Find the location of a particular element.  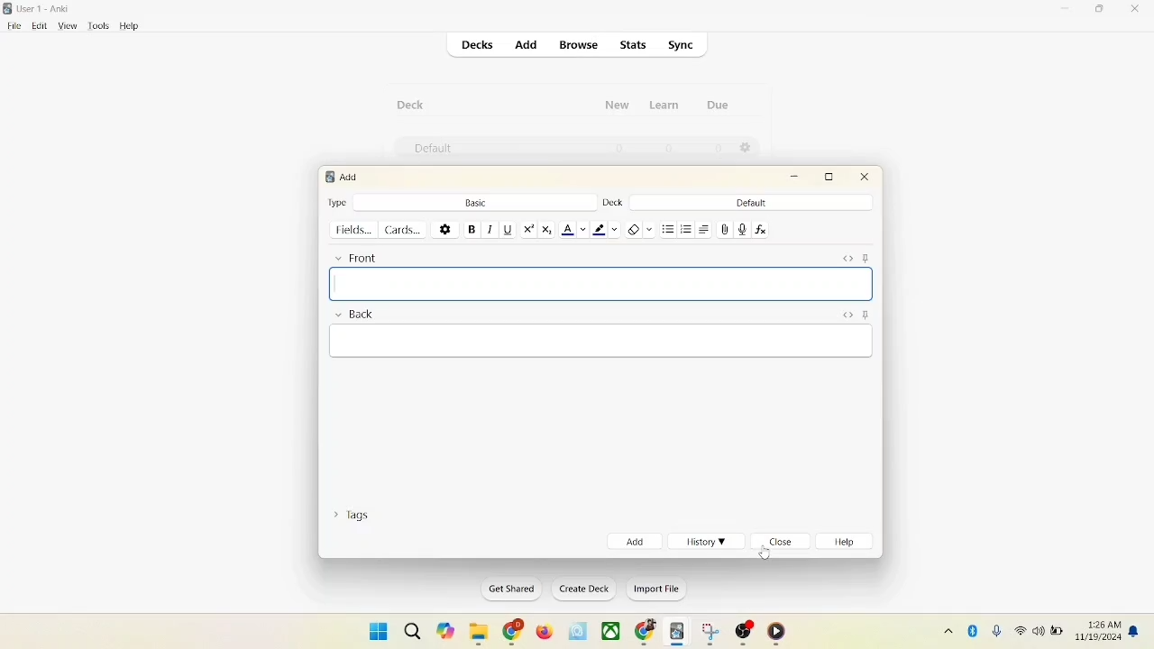

equations is located at coordinates (760, 230).